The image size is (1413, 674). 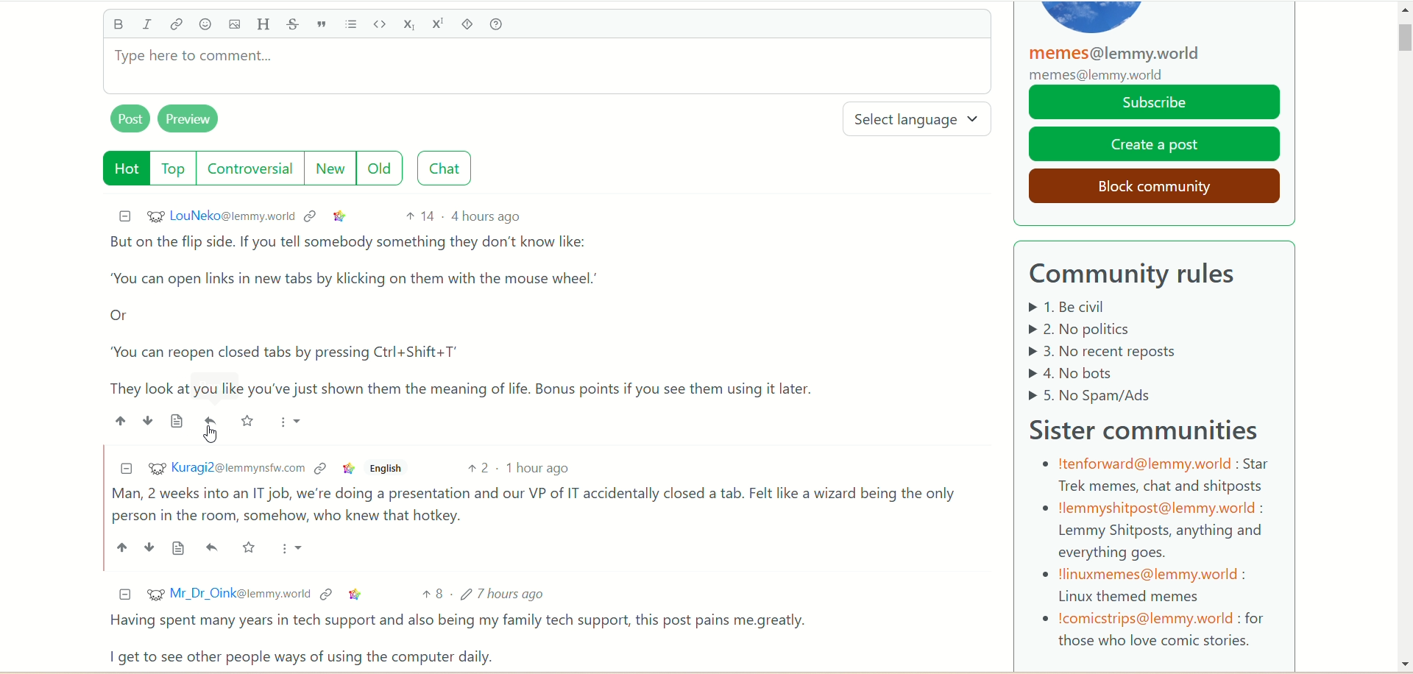 What do you see at coordinates (1120, 63) in the screenshot?
I see `memes@lemmy.world` at bounding box center [1120, 63].